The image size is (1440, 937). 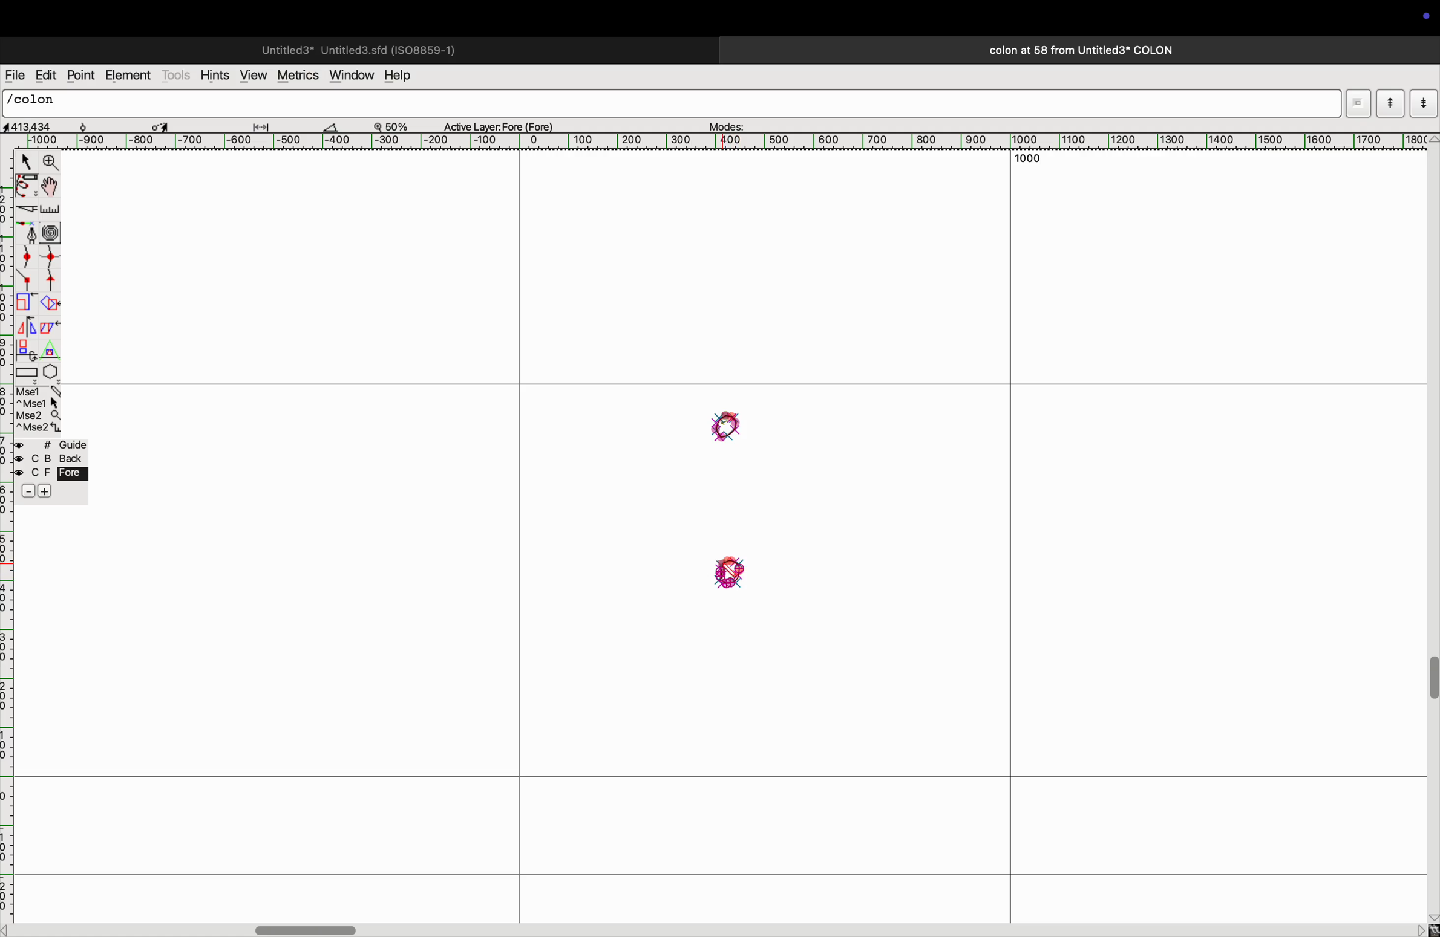 What do you see at coordinates (36, 409) in the screenshot?
I see `mse ` at bounding box center [36, 409].